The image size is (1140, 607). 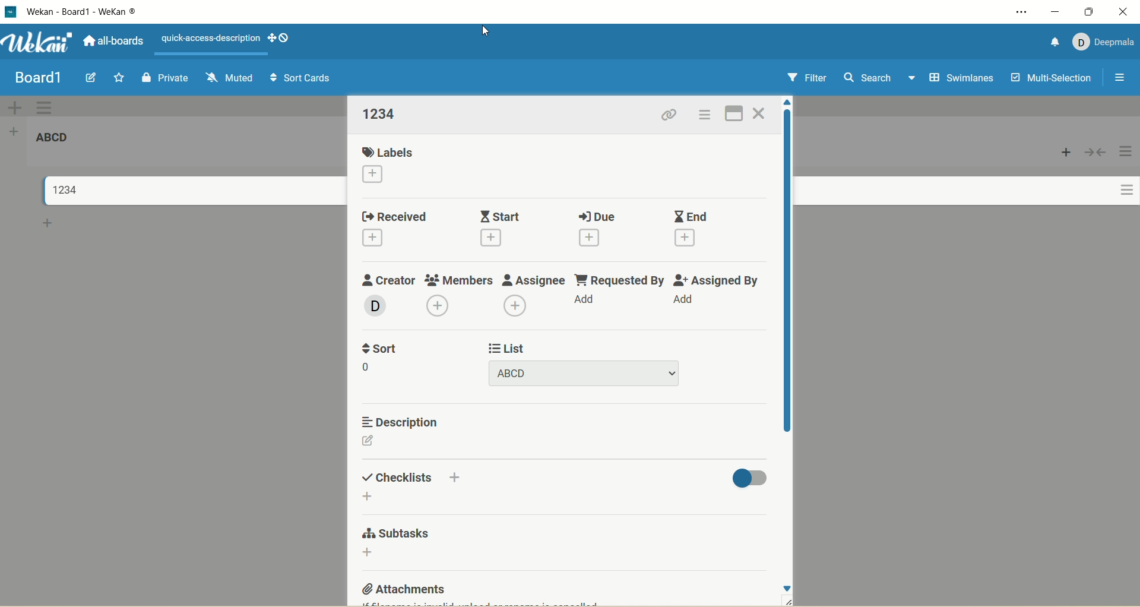 I want to click on minimize, so click(x=1056, y=12).